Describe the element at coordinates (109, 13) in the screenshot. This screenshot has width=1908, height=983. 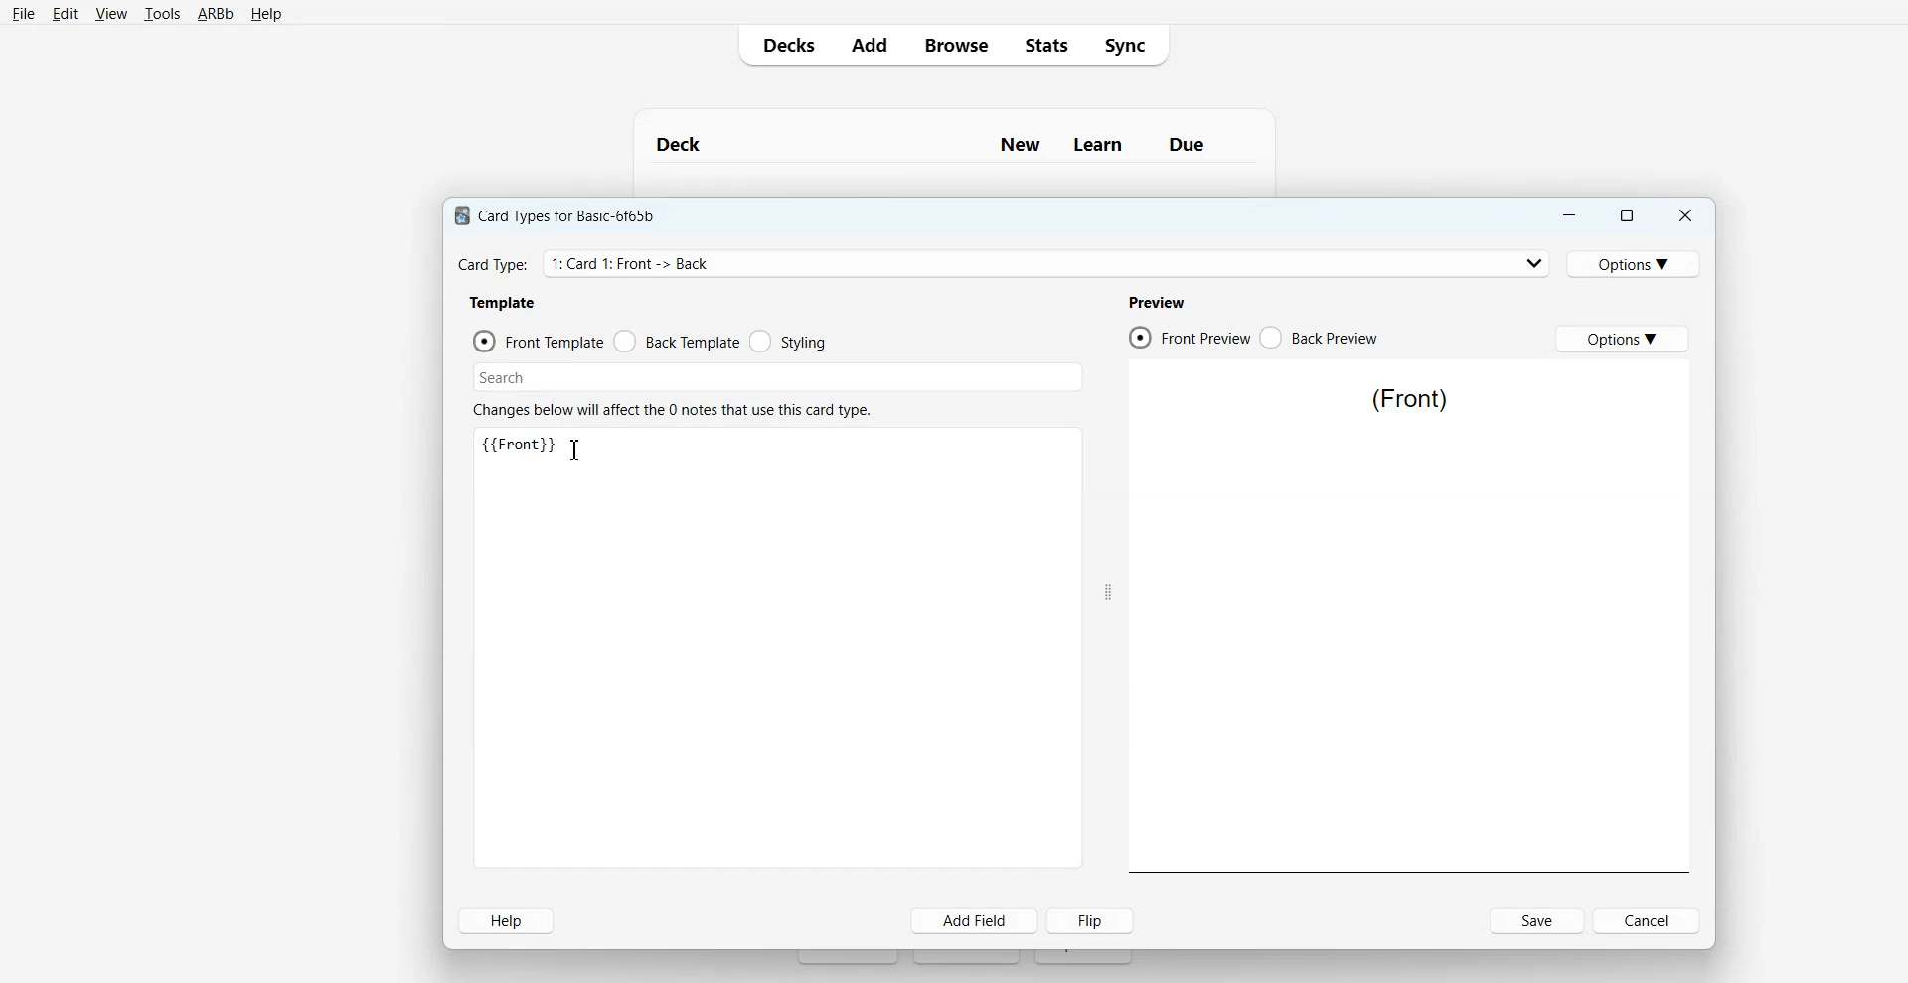
I see `View` at that location.